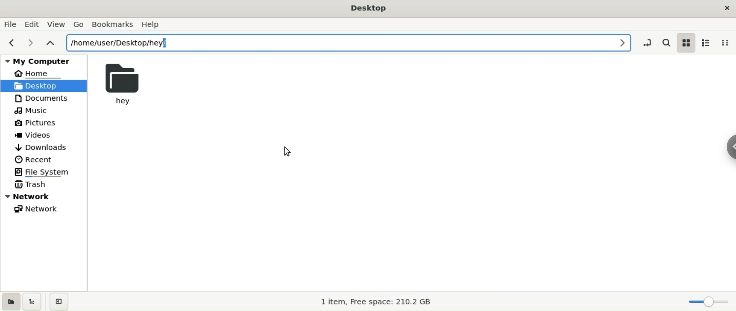  Describe the element at coordinates (36, 135) in the screenshot. I see `videos` at that location.